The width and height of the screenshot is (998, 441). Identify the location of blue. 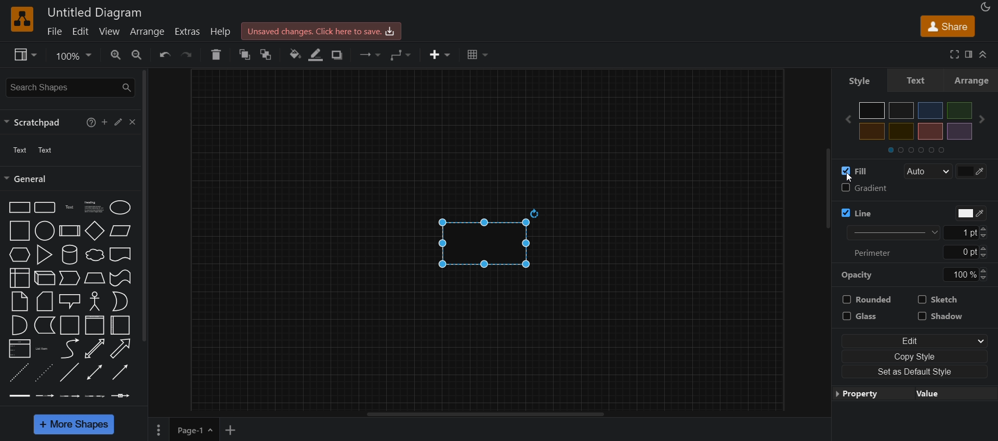
(930, 111).